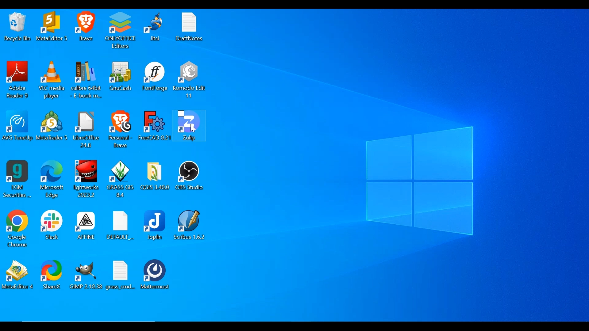 The image size is (589, 331). I want to click on File, so click(122, 276).